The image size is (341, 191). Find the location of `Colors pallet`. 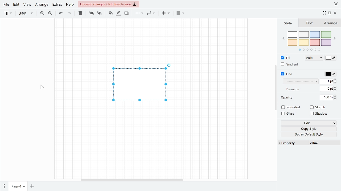

Colors pallet is located at coordinates (310, 41).